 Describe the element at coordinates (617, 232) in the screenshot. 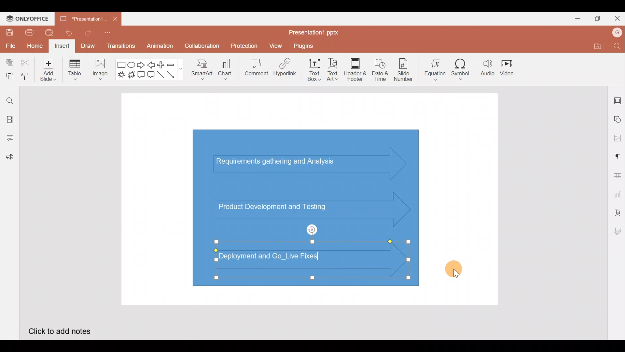

I see `Signature settings` at that location.